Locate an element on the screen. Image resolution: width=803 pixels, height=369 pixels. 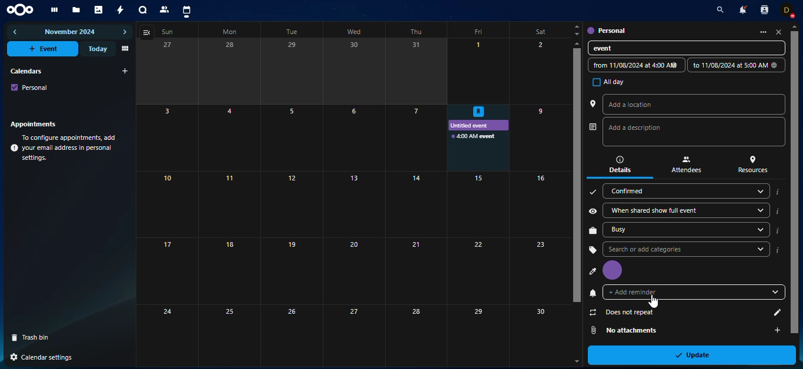
drop down is located at coordinates (758, 230).